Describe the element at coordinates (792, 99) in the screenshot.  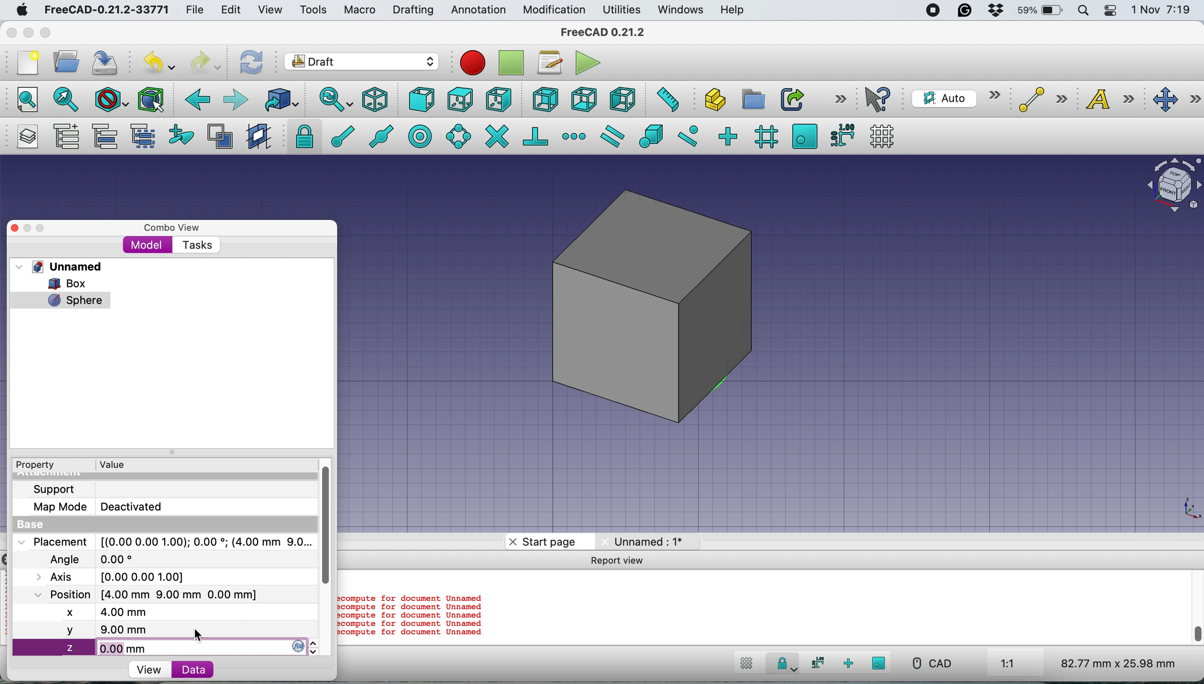
I see `make link` at that location.